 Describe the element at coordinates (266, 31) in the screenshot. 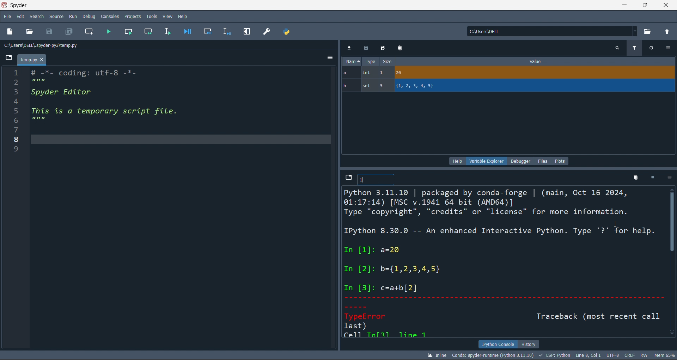

I see `preferences` at that location.